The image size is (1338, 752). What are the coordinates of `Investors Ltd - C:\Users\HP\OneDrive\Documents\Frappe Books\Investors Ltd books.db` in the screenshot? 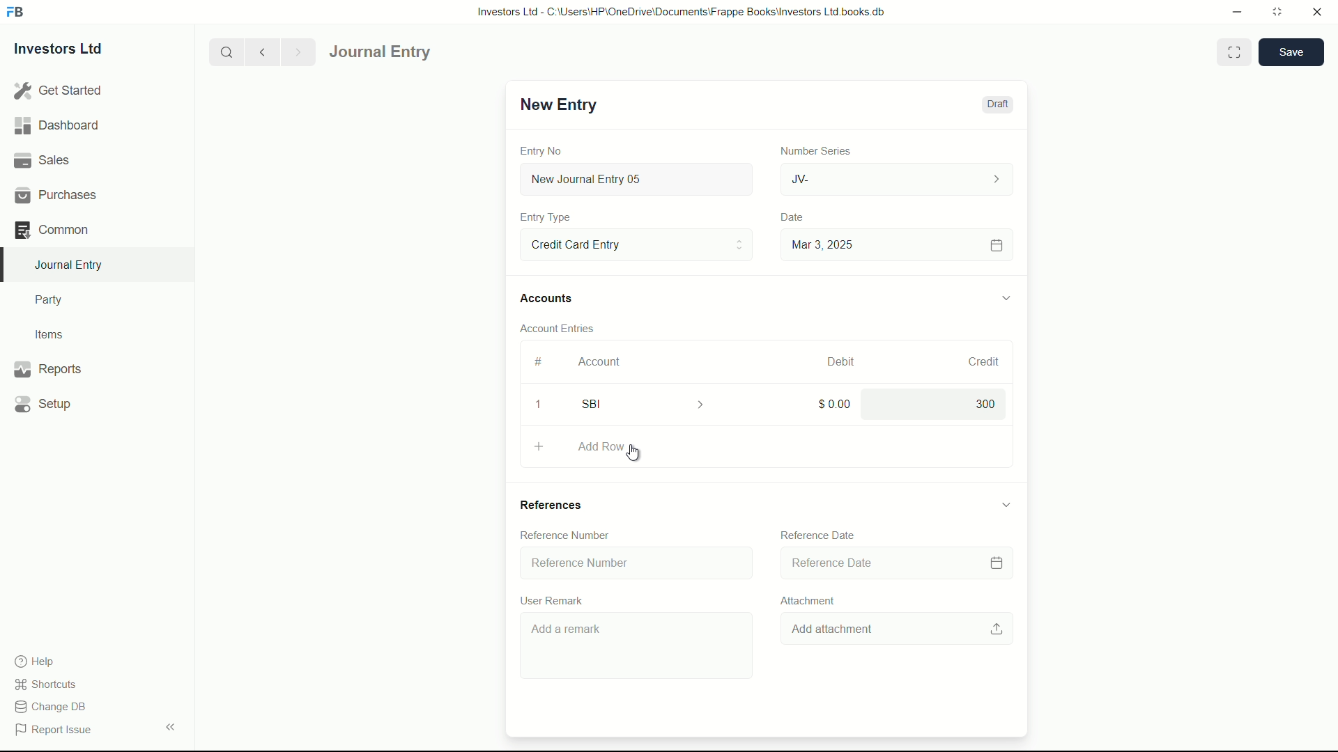 It's located at (683, 11).